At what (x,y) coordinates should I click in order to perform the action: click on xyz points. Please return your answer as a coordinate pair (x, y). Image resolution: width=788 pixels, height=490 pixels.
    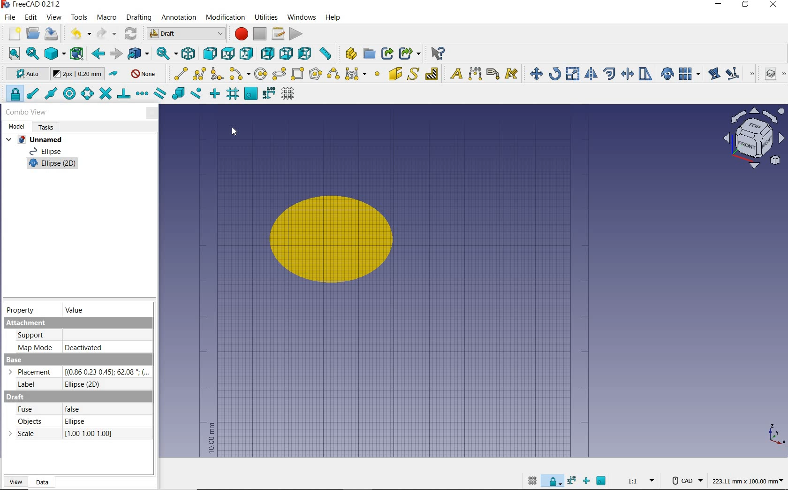
    Looking at the image, I should click on (776, 435).